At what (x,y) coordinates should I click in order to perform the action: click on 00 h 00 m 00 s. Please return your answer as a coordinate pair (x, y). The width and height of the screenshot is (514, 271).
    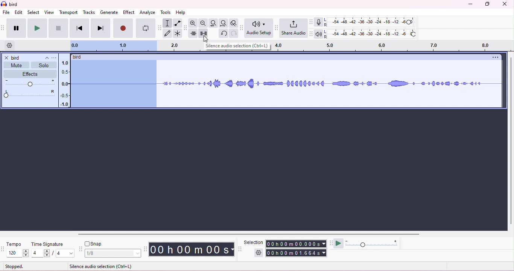
    Looking at the image, I should click on (193, 249).